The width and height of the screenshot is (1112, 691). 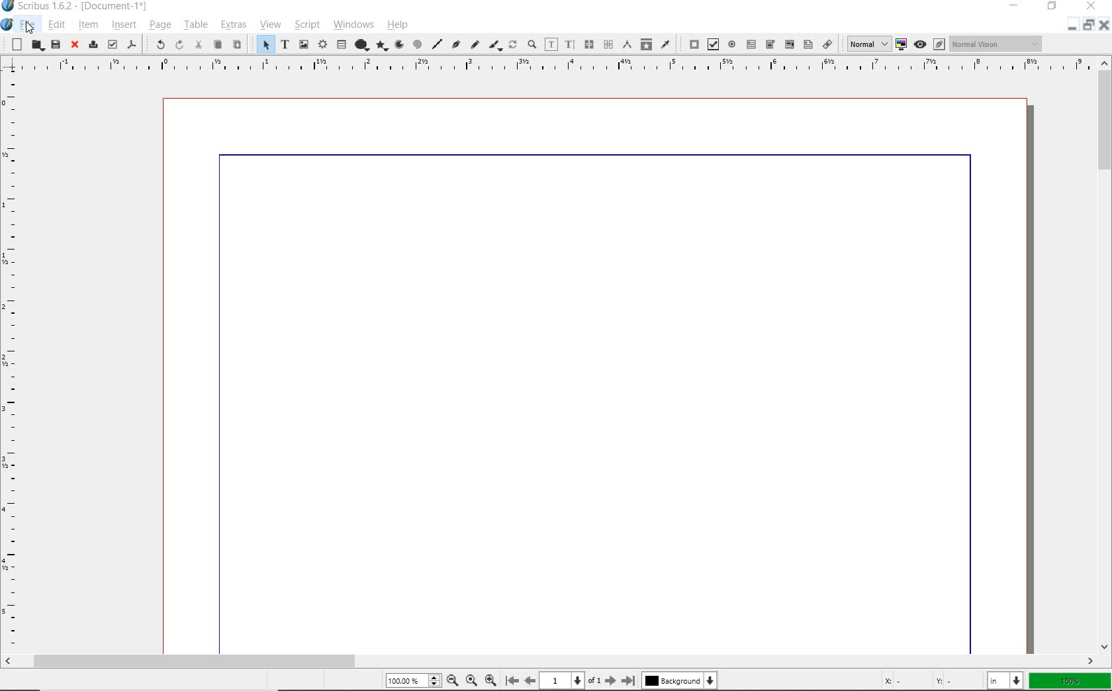 I want to click on Document Workspace, so click(x=595, y=375).